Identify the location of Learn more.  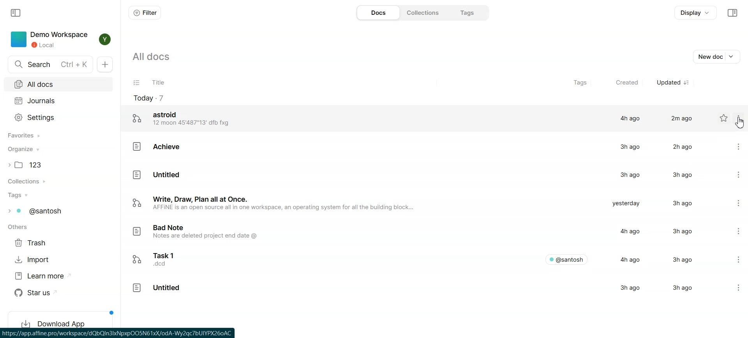
(39, 276).